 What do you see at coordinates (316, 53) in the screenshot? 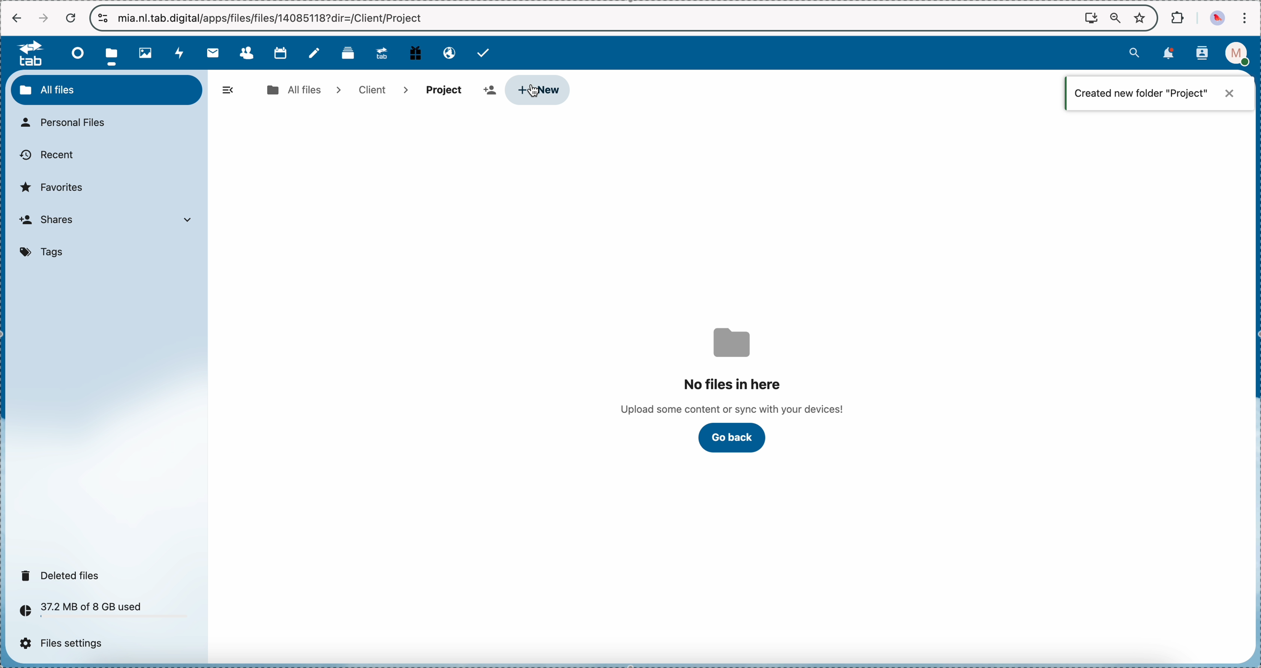
I see `notes` at bounding box center [316, 53].